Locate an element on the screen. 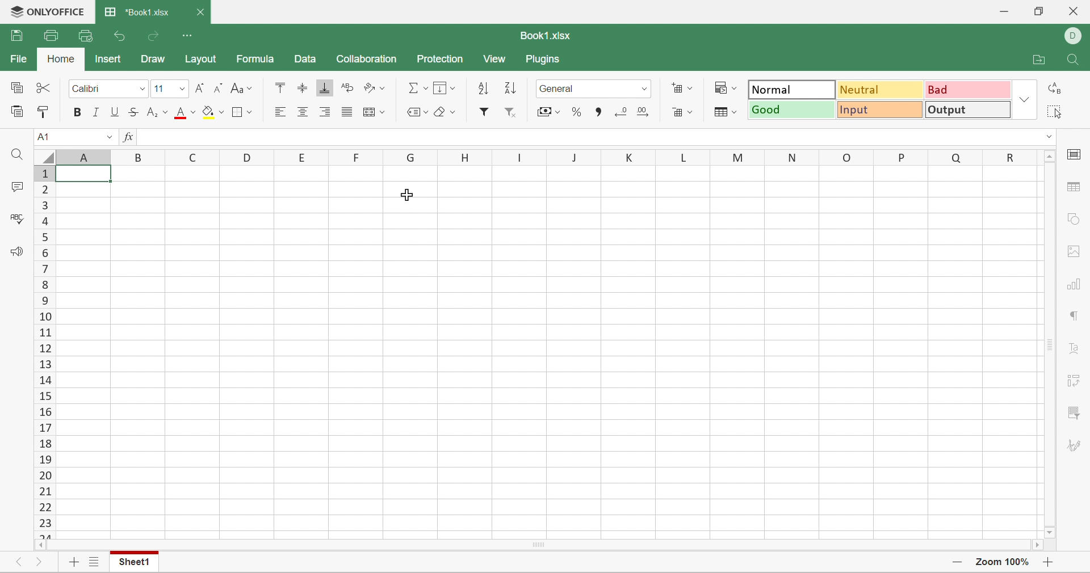  L is located at coordinates (675, 157).